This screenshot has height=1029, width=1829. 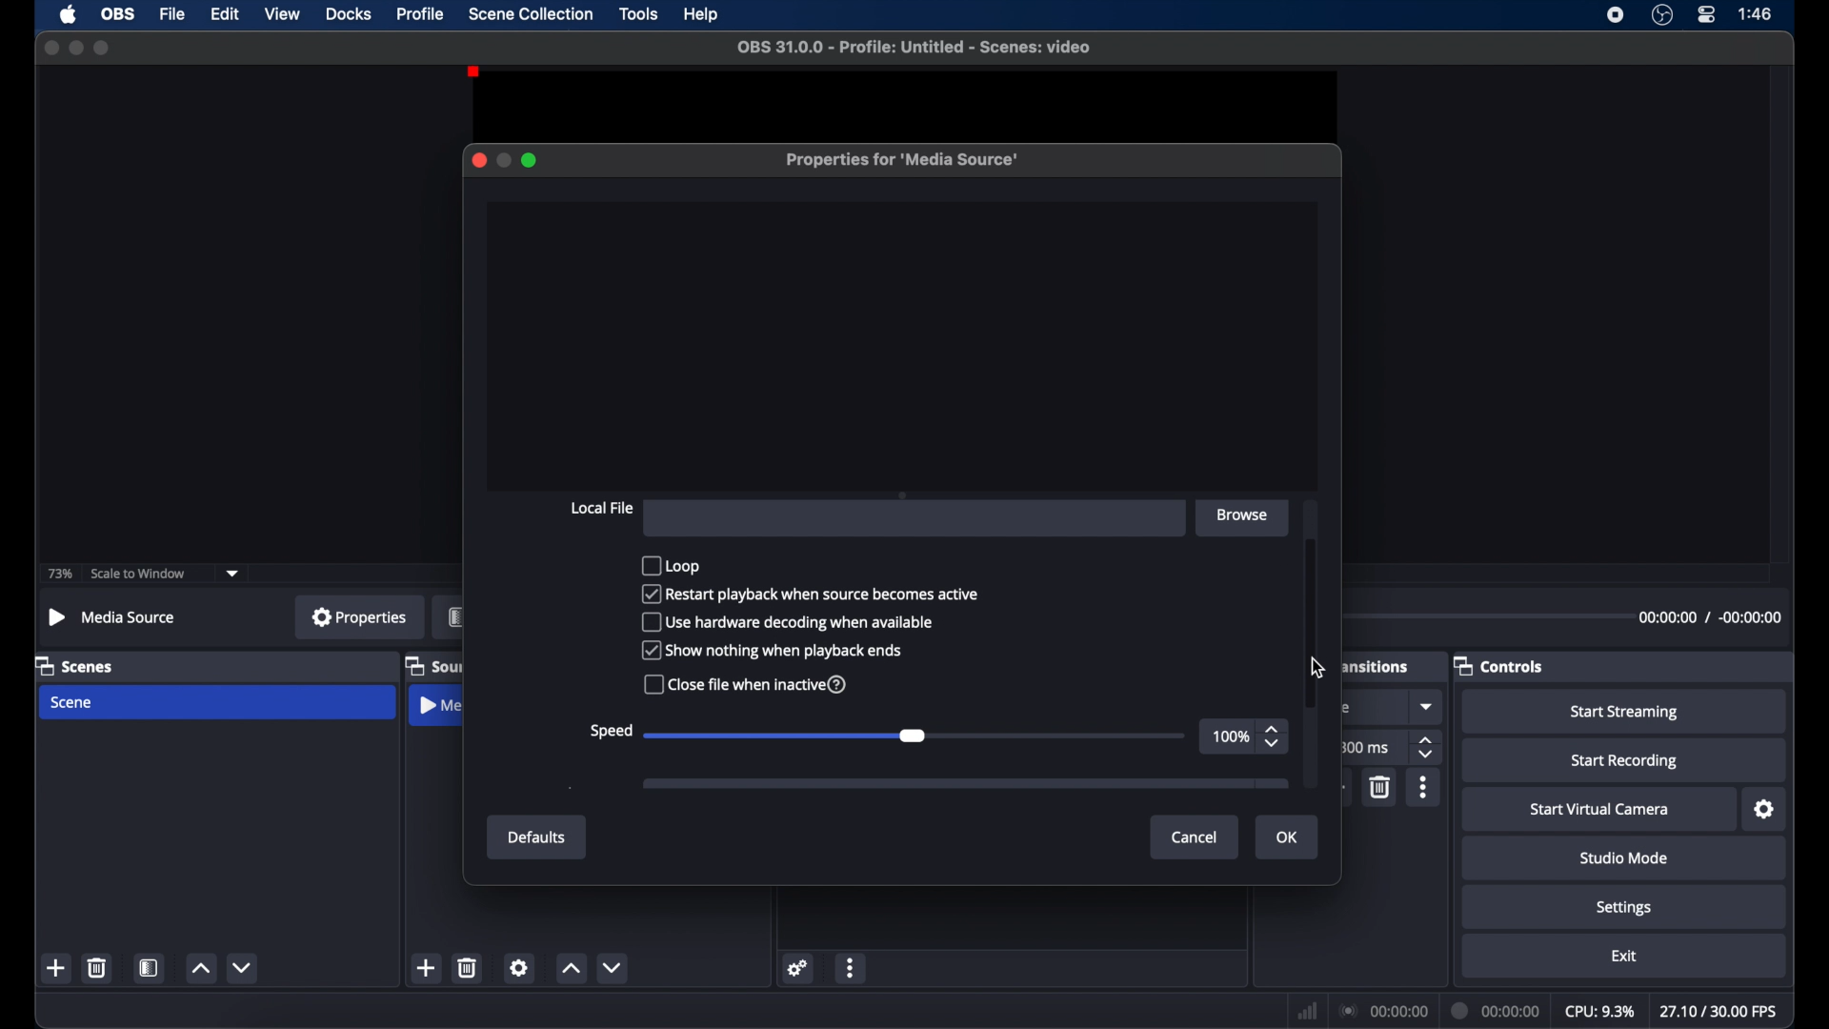 I want to click on network, so click(x=1308, y=1013).